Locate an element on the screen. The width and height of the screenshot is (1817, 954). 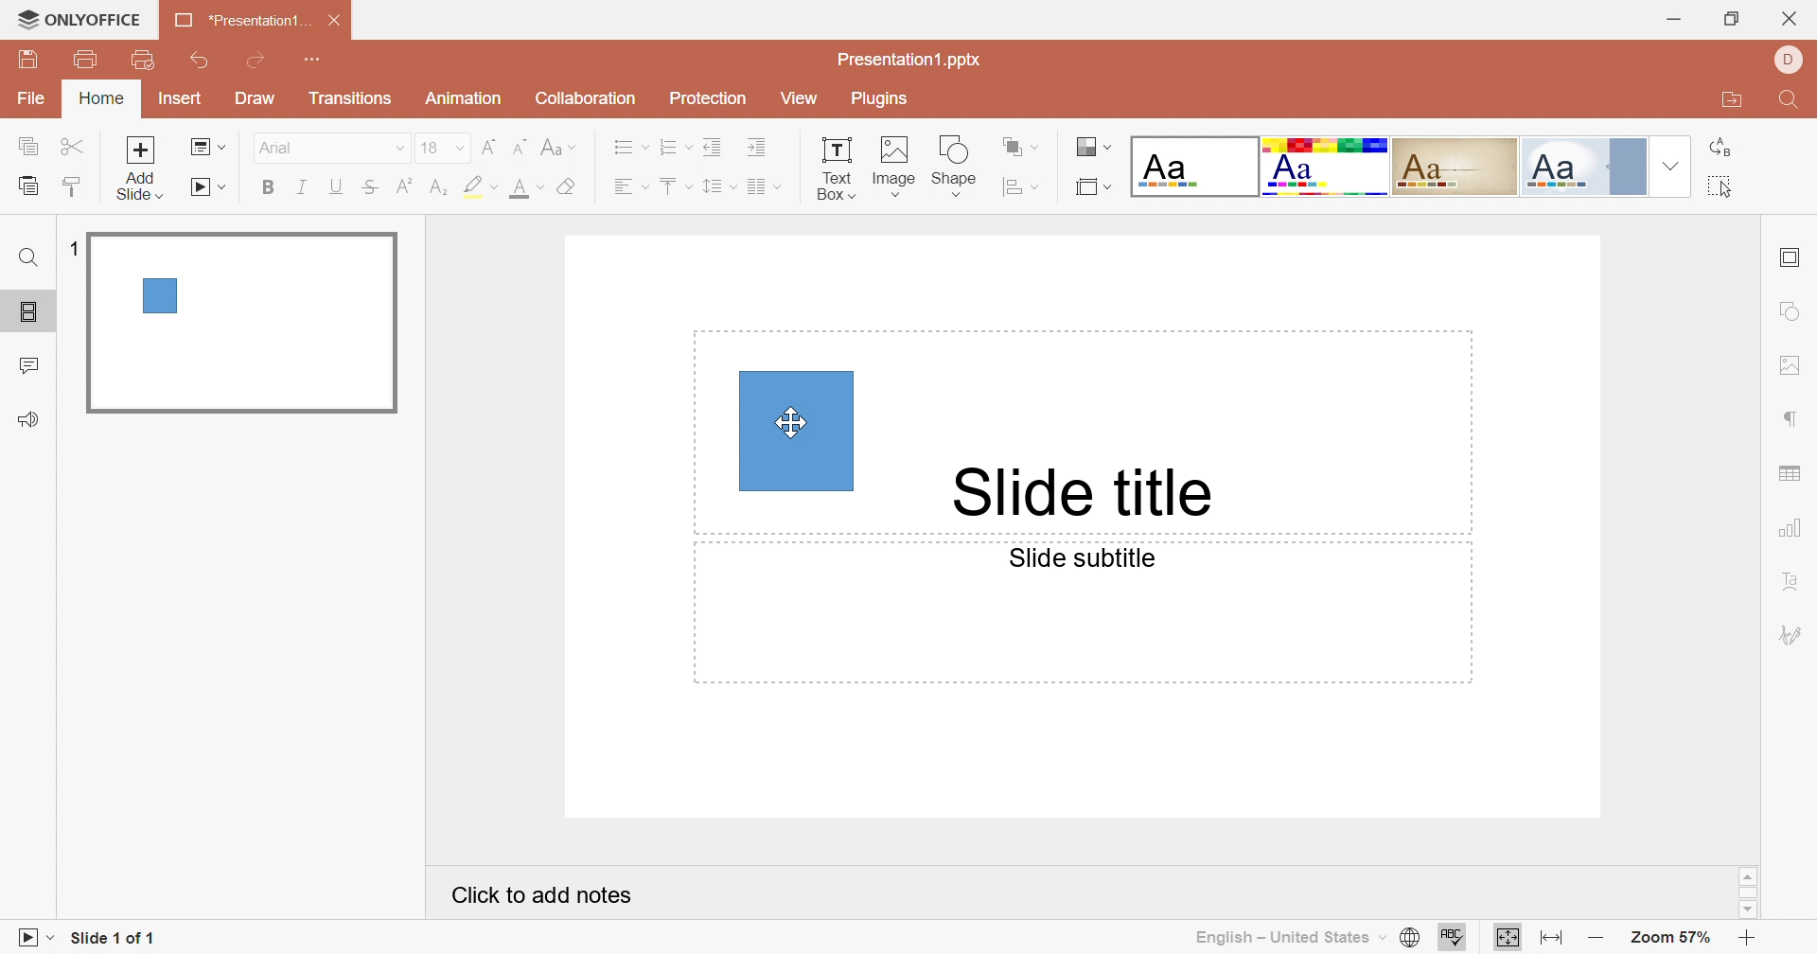
Insert is located at coordinates (179, 99).